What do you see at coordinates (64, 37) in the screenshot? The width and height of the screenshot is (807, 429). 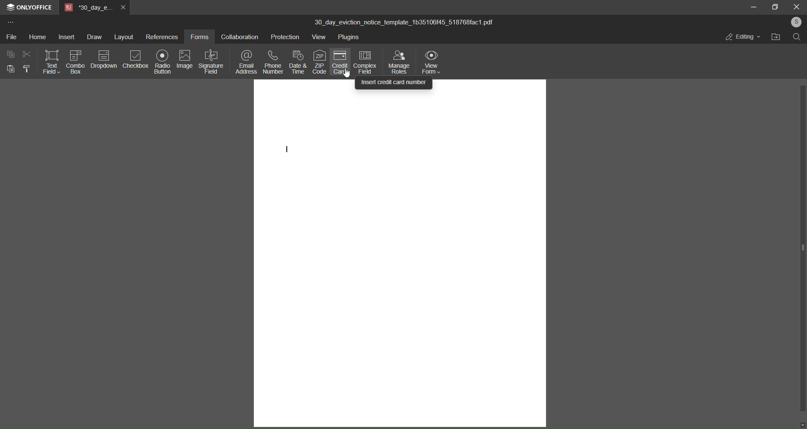 I see `insert` at bounding box center [64, 37].